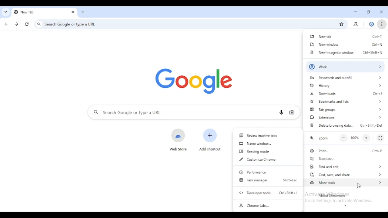  Describe the element at coordinates (356, 12) in the screenshot. I see `minimize` at that location.